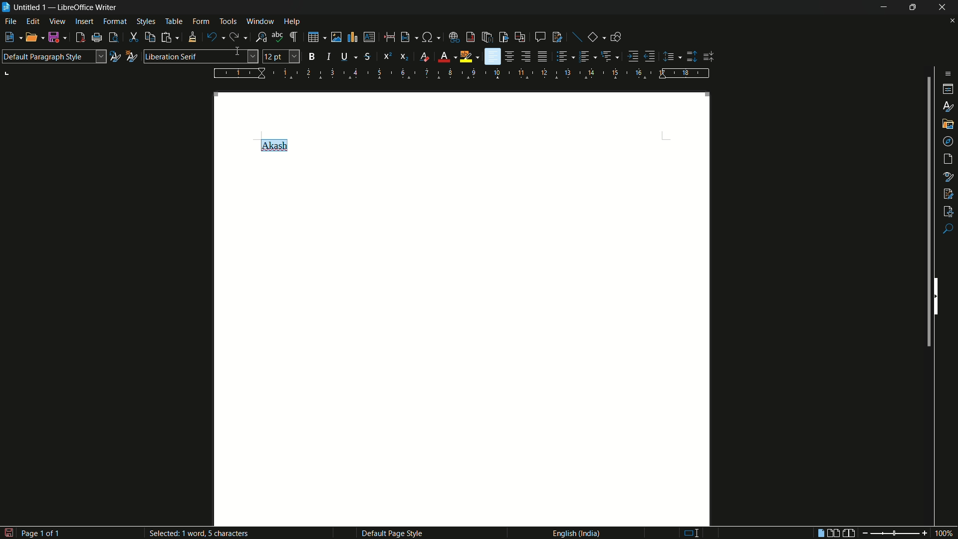 This screenshot has width=958, height=539. Describe the element at coordinates (9, 37) in the screenshot. I see `new file` at that location.